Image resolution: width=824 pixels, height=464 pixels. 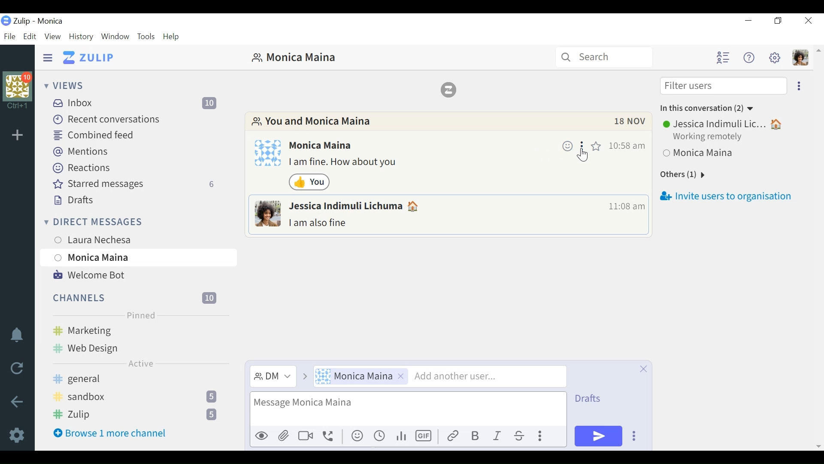 I want to click on Close, so click(x=807, y=21).